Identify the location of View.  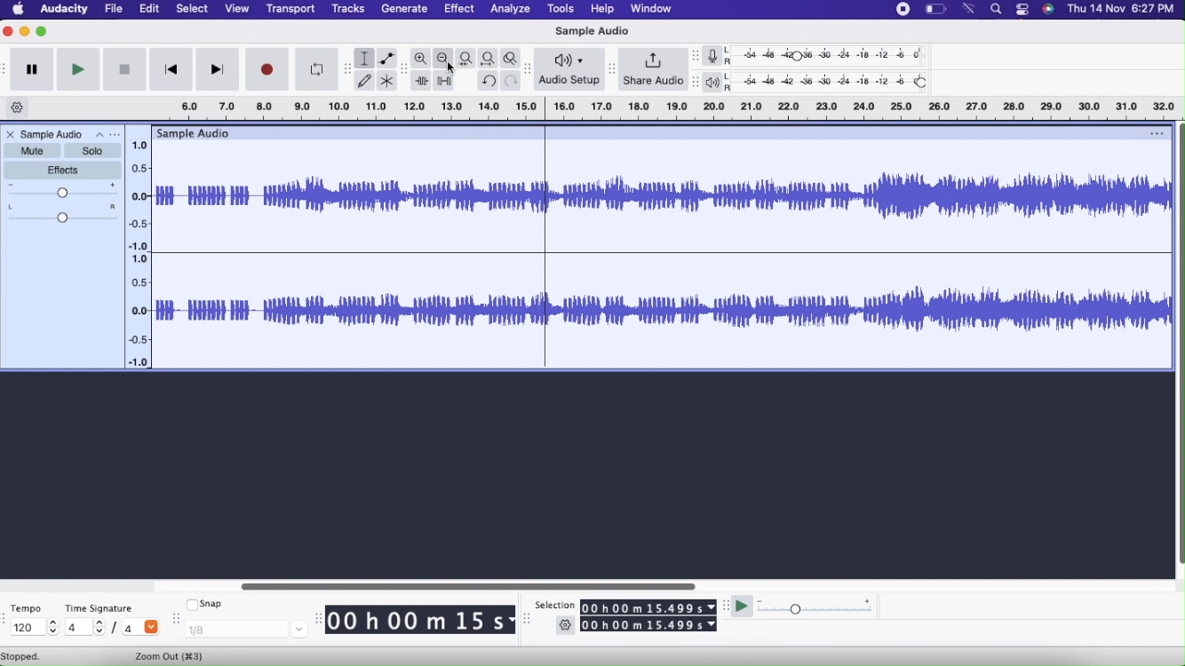
(239, 10).